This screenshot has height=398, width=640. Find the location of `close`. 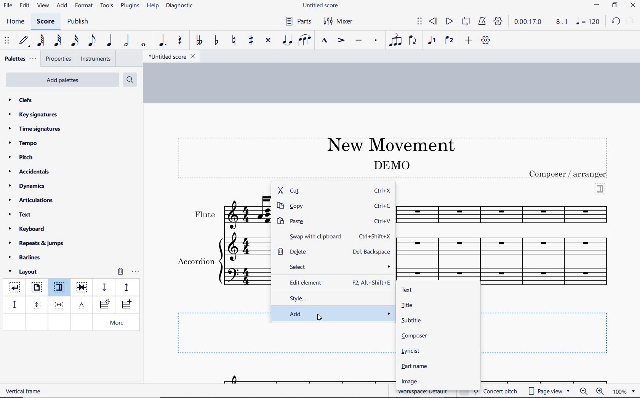

close is located at coordinates (633, 6).